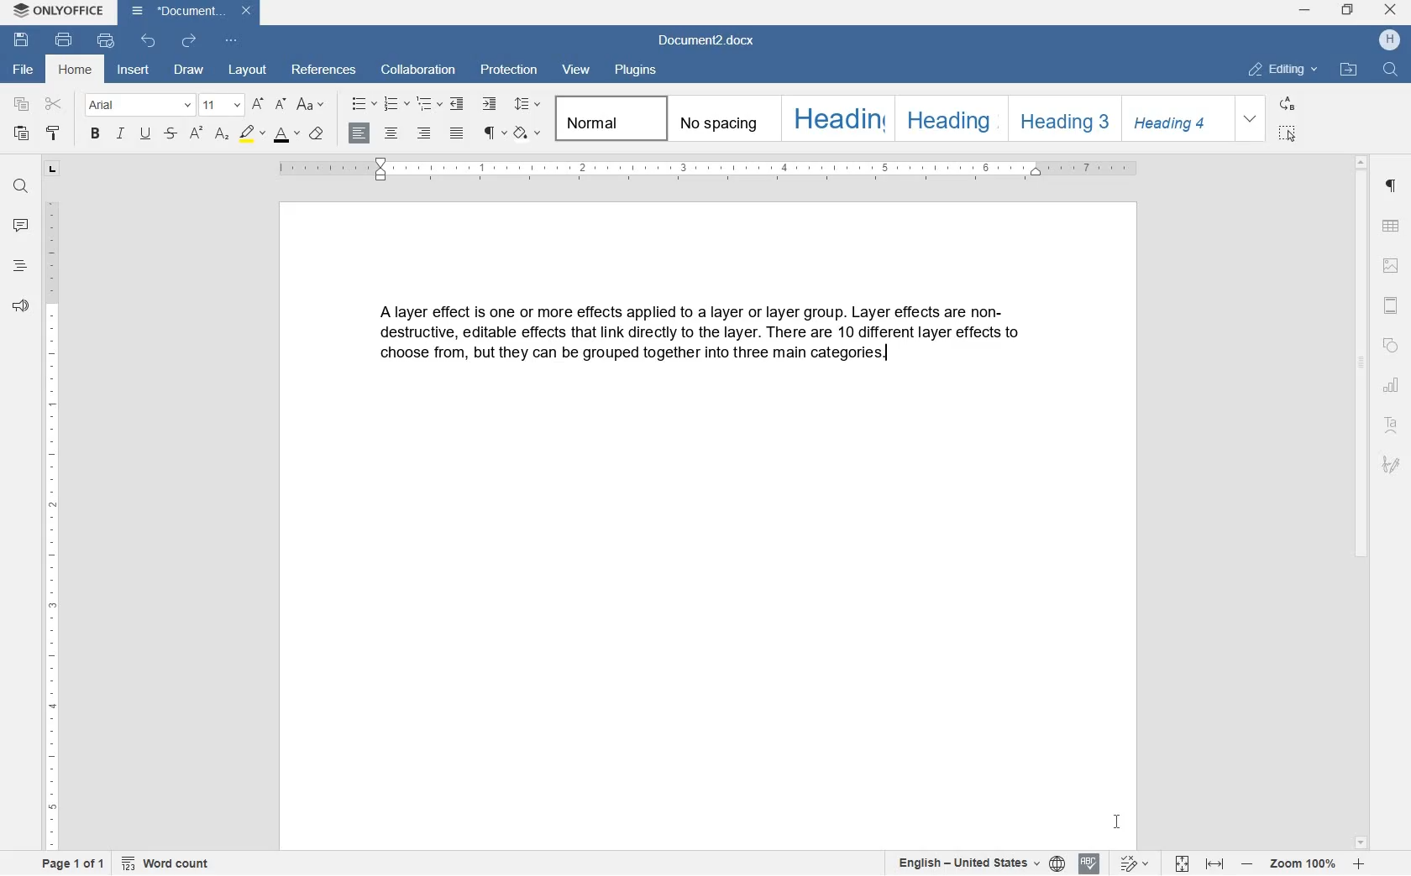 The image size is (1411, 876). What do you see at coordinates (459, 105) in the screenshot?
I see `DECREASE INDENT` at bounding box center [459, 105].